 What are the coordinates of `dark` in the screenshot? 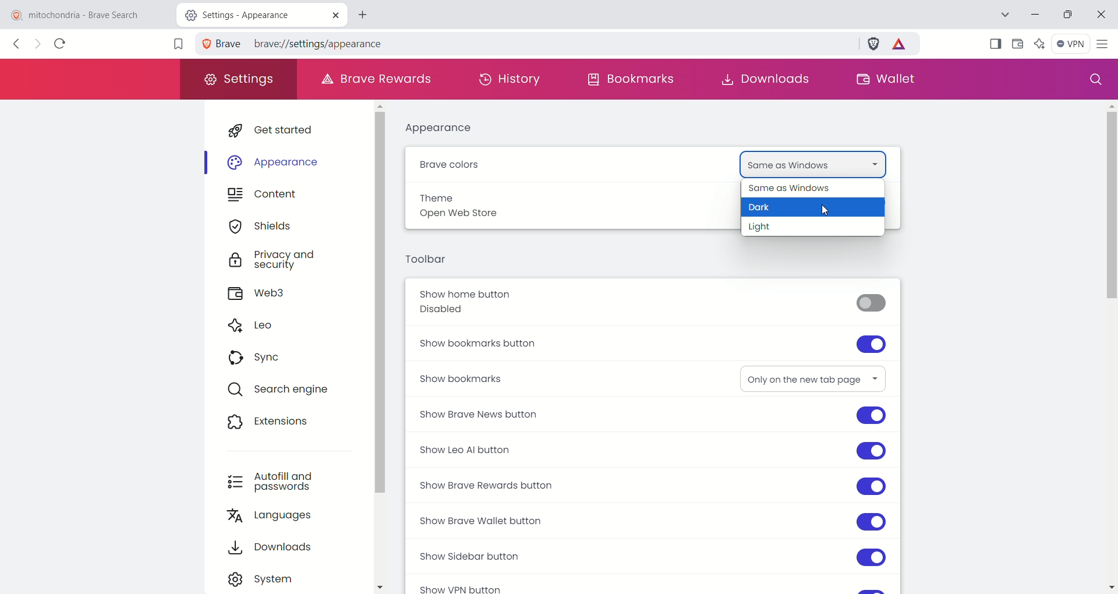 It's located at (771, 209).